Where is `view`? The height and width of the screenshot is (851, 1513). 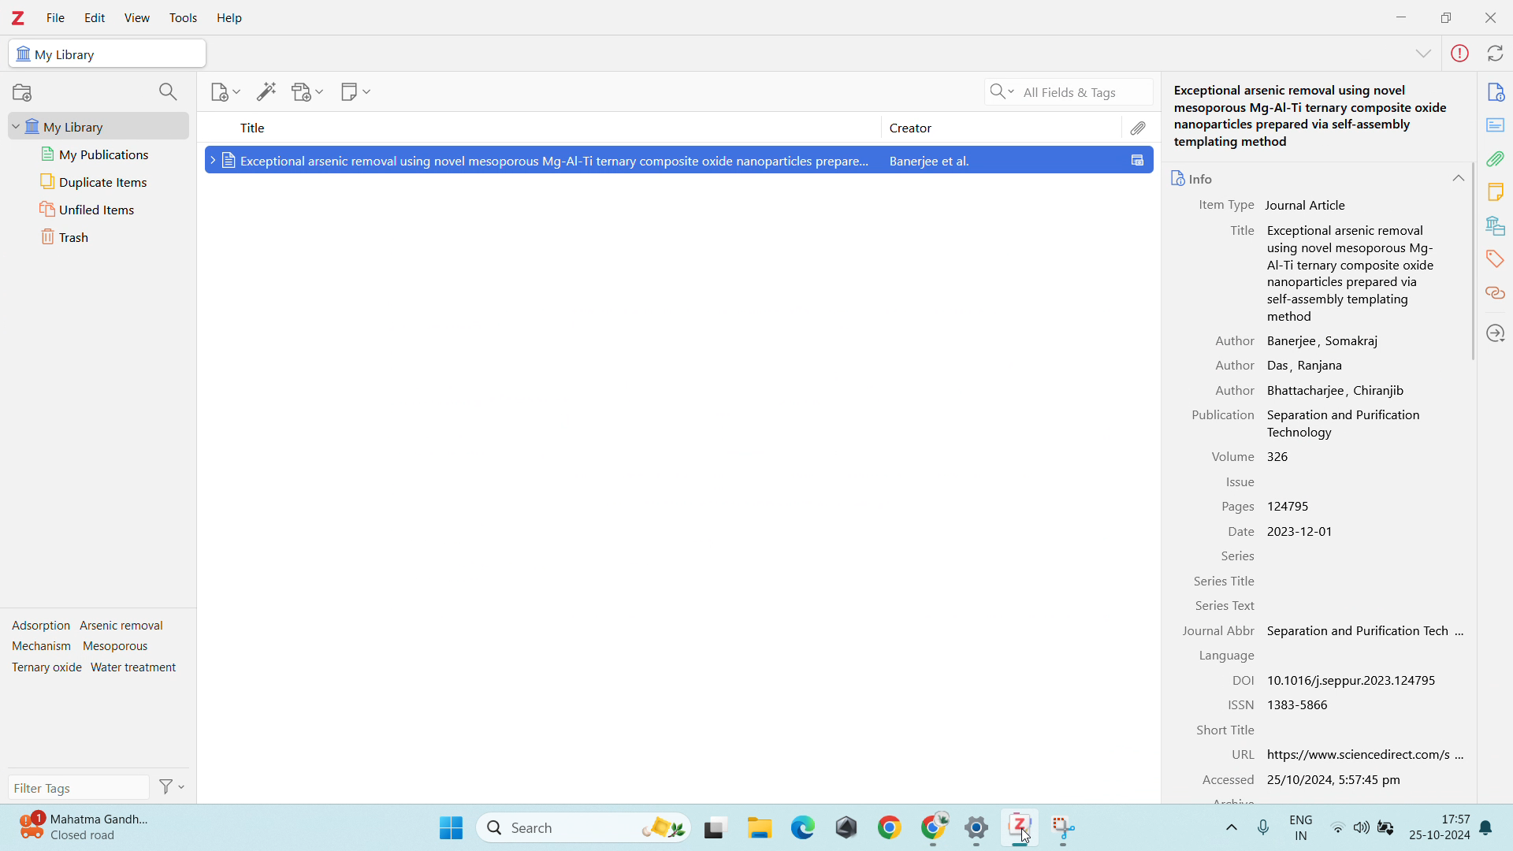
view is located at coordinates (138, 18).